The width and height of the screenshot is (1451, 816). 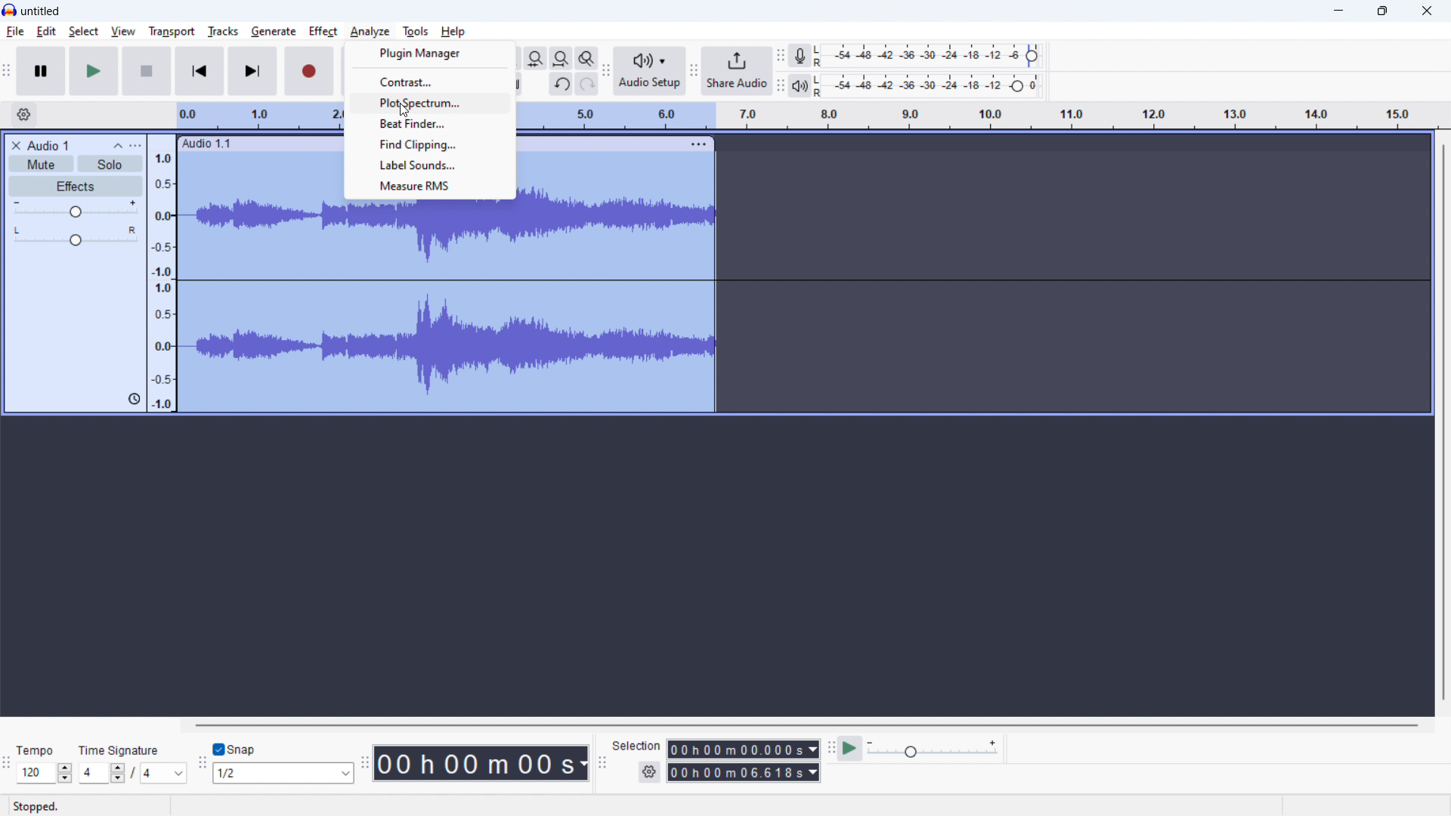 I want to click on track title, so click(x=48, y=145).